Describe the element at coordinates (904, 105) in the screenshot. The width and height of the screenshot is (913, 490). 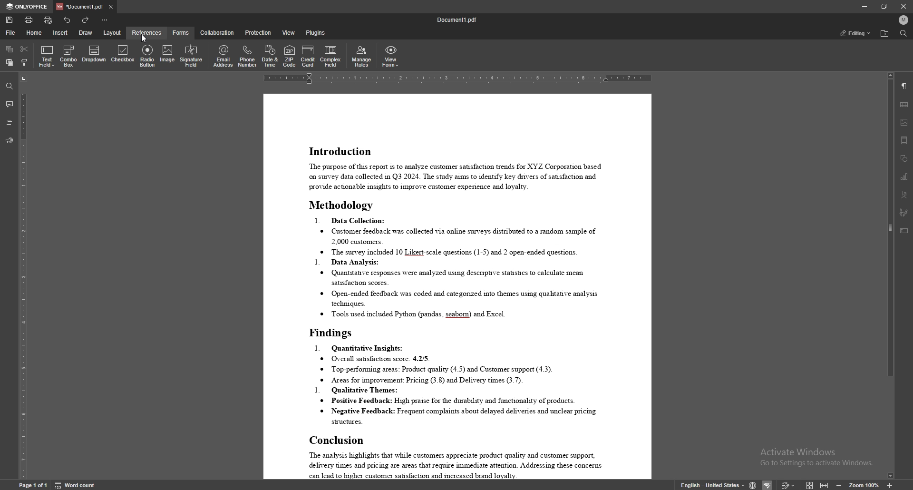
I see `table` at that location.